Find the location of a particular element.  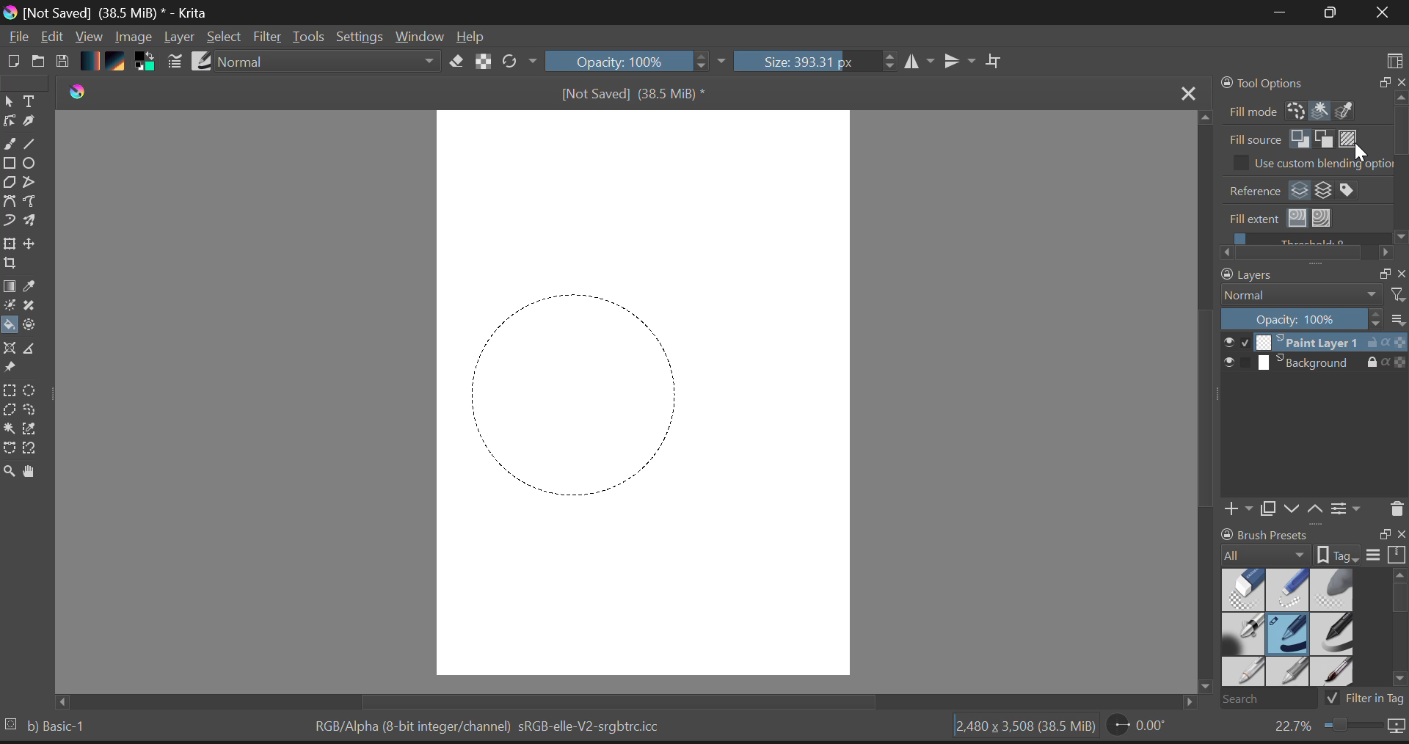

Multibrush Tool is located at coordinates (34, 222).